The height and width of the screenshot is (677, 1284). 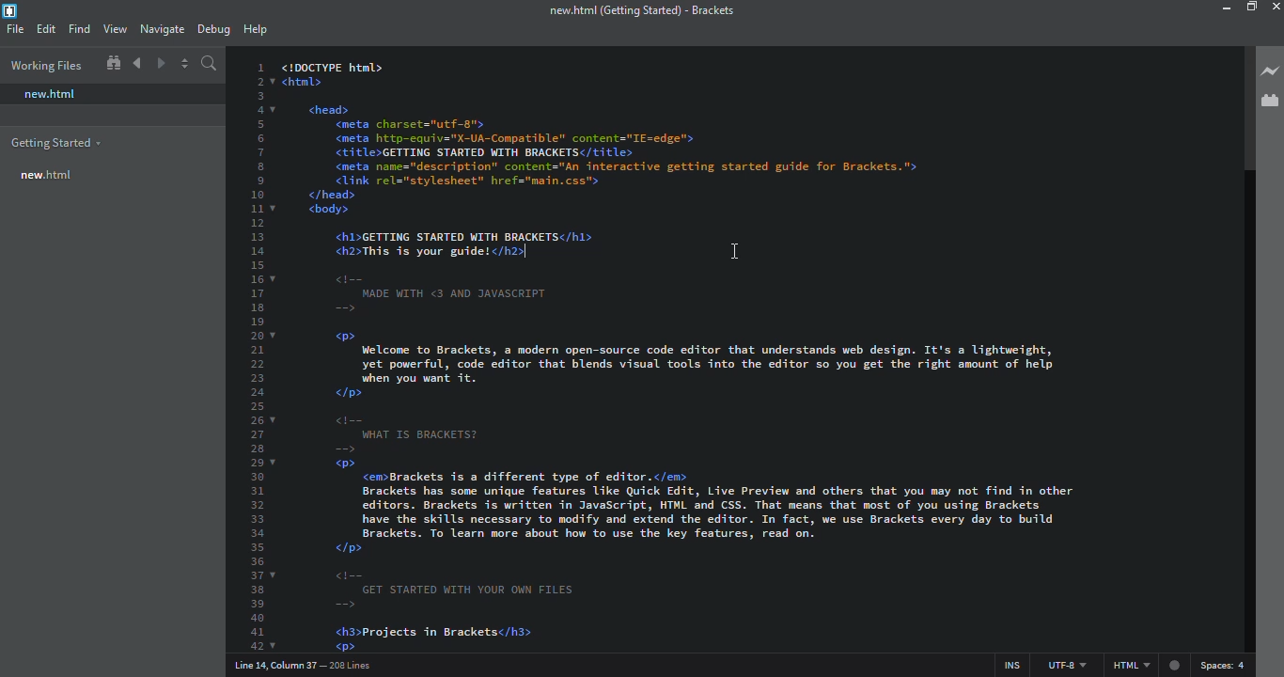 What do you see at coordinates (743, 460) in the screenshot?
I see `test code` at bounding box center [743, 460].